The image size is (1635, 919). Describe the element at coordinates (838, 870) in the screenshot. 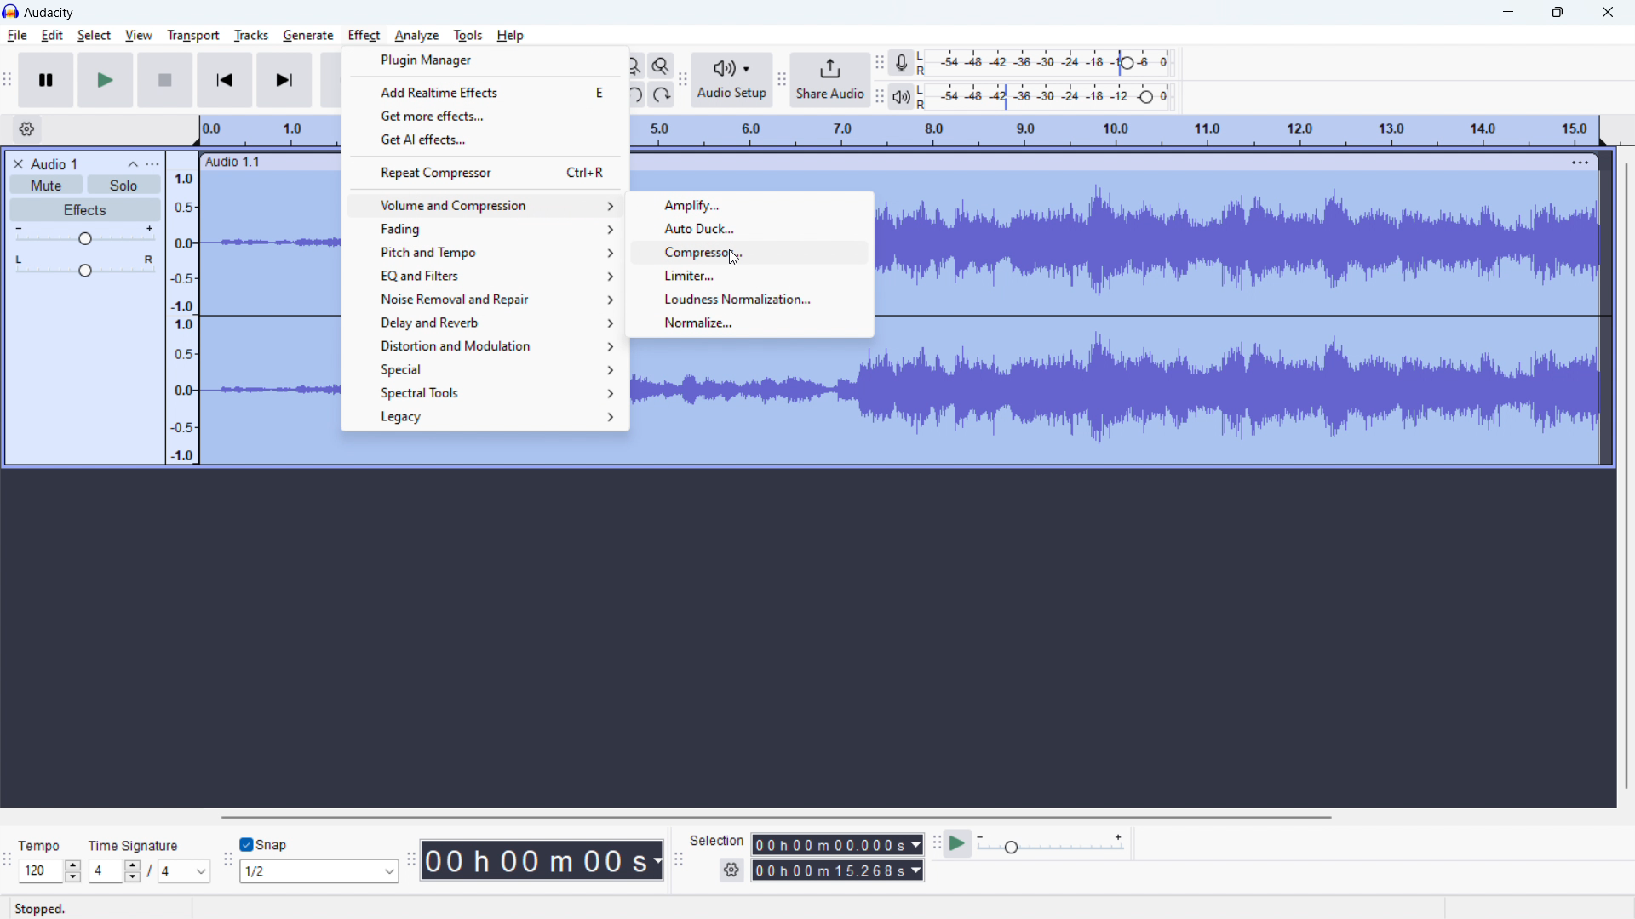

I see `00h00m15.268s (end time)` at that location.